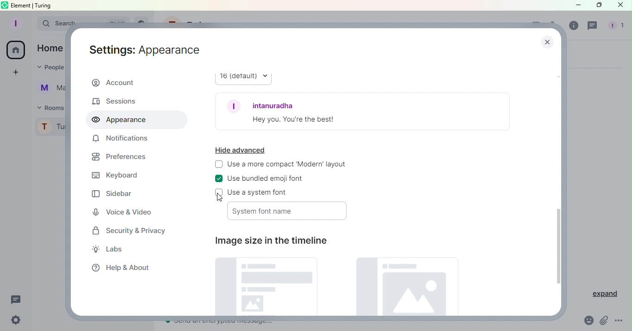 Image resolution: width=632 pixels, height=331 pixels. Describe the element at coordinates (16, 72) in the screenshot. I see `Create a space` at that location.